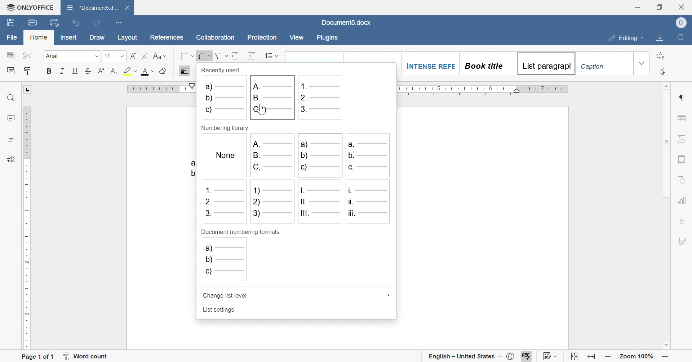  I want to click on fit to width, so click(592, 357).